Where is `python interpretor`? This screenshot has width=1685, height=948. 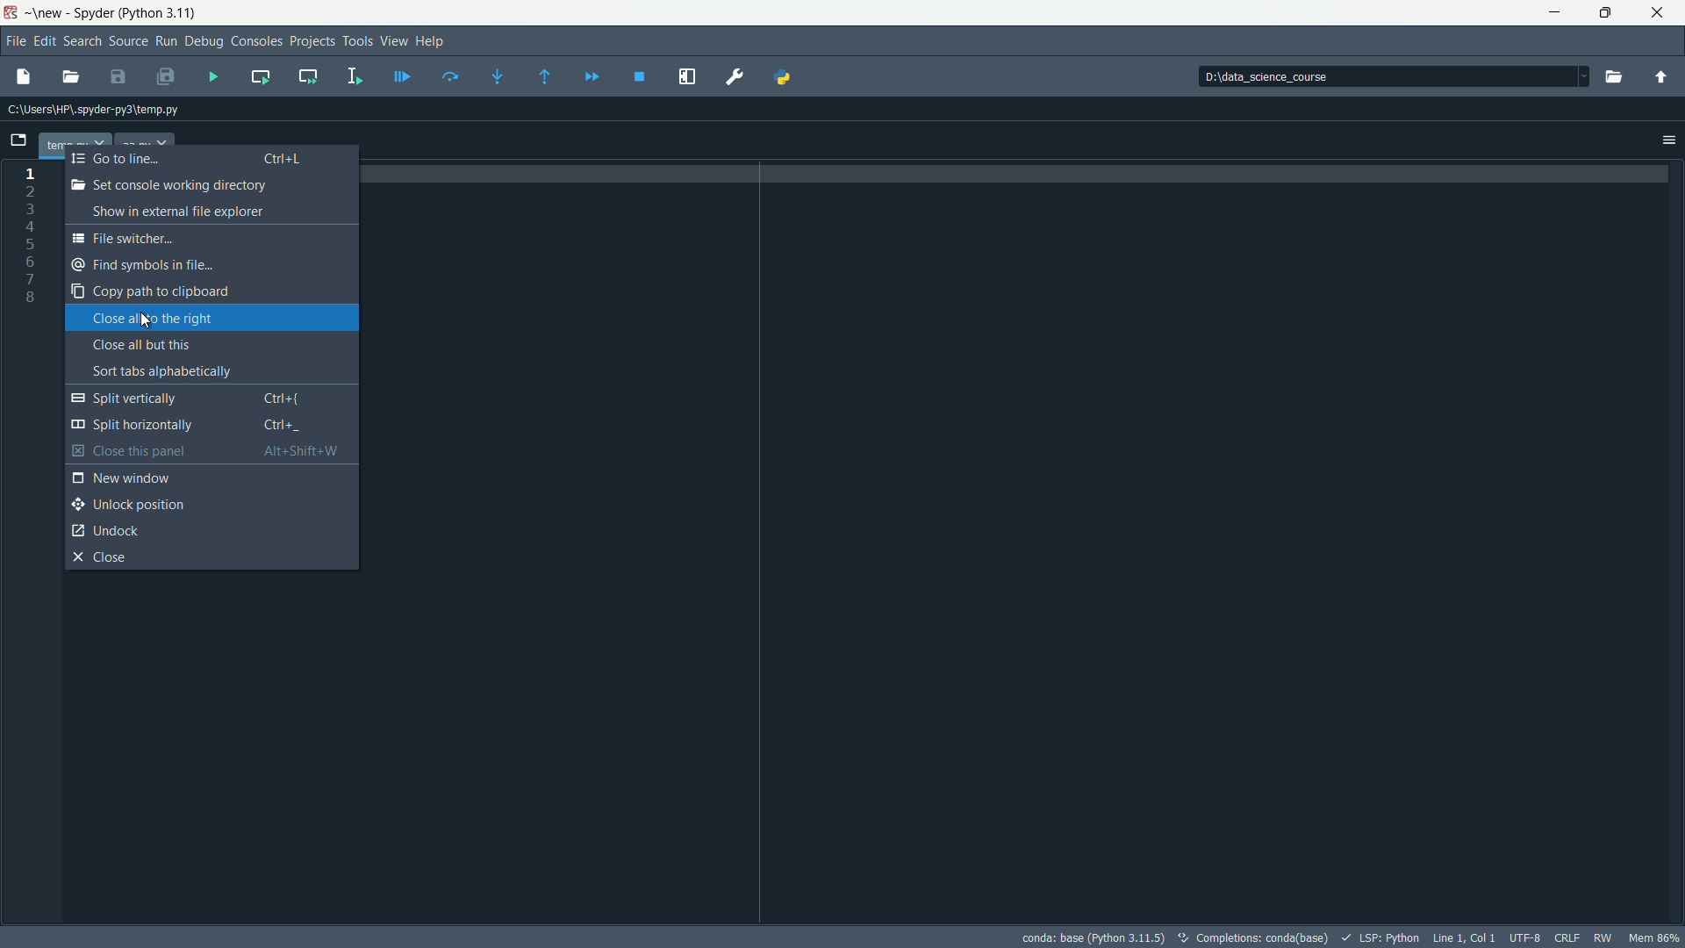
python interpretor is located at coordinates (1090, 937).